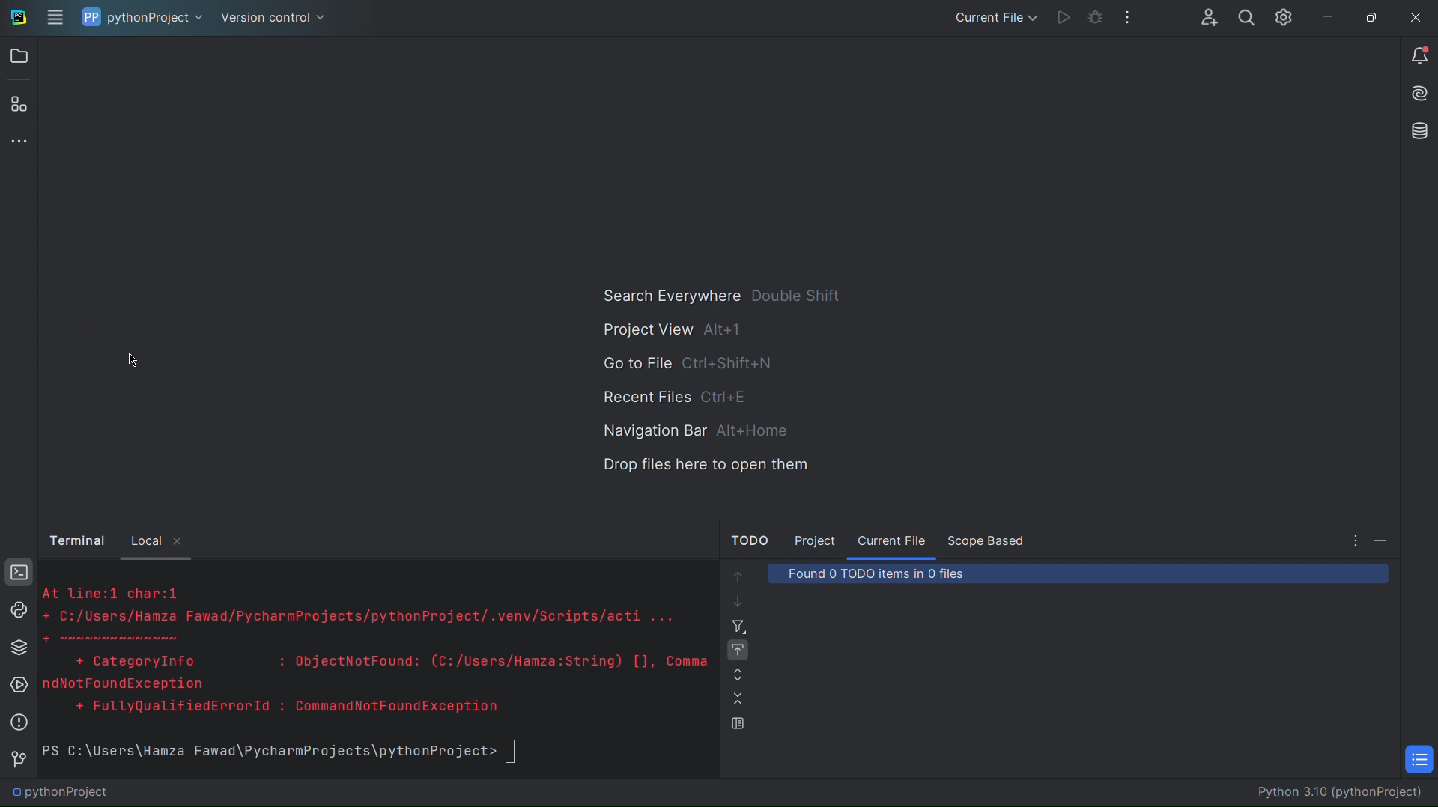  What do you see at coordinates (133, 358) in the screenshot?
I see `Cursor` at bounding box center [133, 358].